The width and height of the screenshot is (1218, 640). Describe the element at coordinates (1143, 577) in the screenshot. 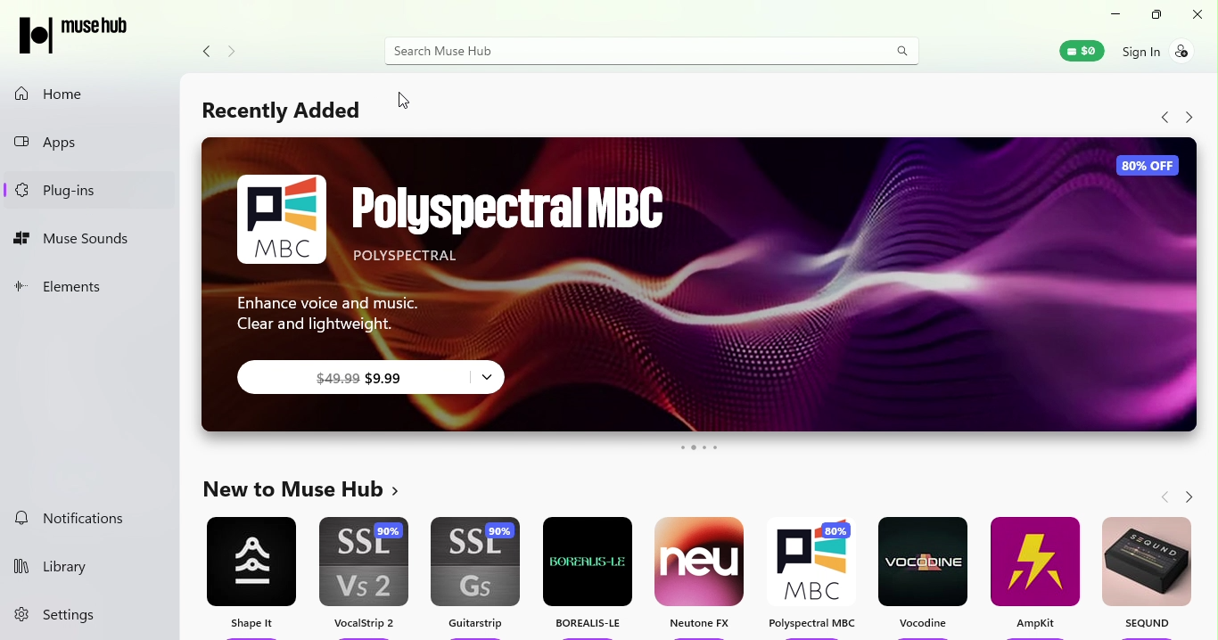

I see `SEQUND` at that location.